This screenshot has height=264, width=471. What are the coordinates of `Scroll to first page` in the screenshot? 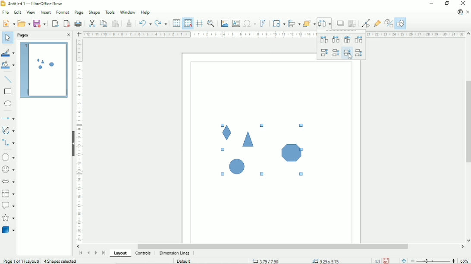 It's located at (81, 253).